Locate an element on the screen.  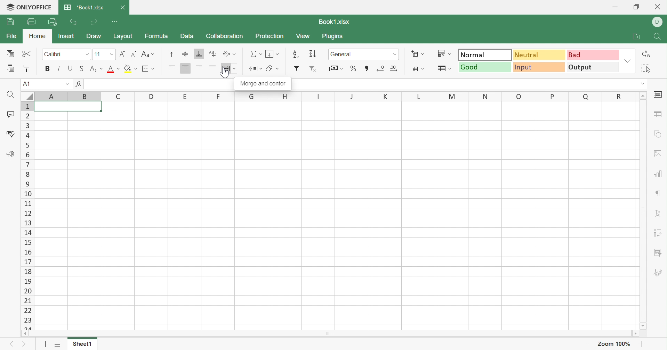
Paragraph settings is located at coordinates (659, 193).